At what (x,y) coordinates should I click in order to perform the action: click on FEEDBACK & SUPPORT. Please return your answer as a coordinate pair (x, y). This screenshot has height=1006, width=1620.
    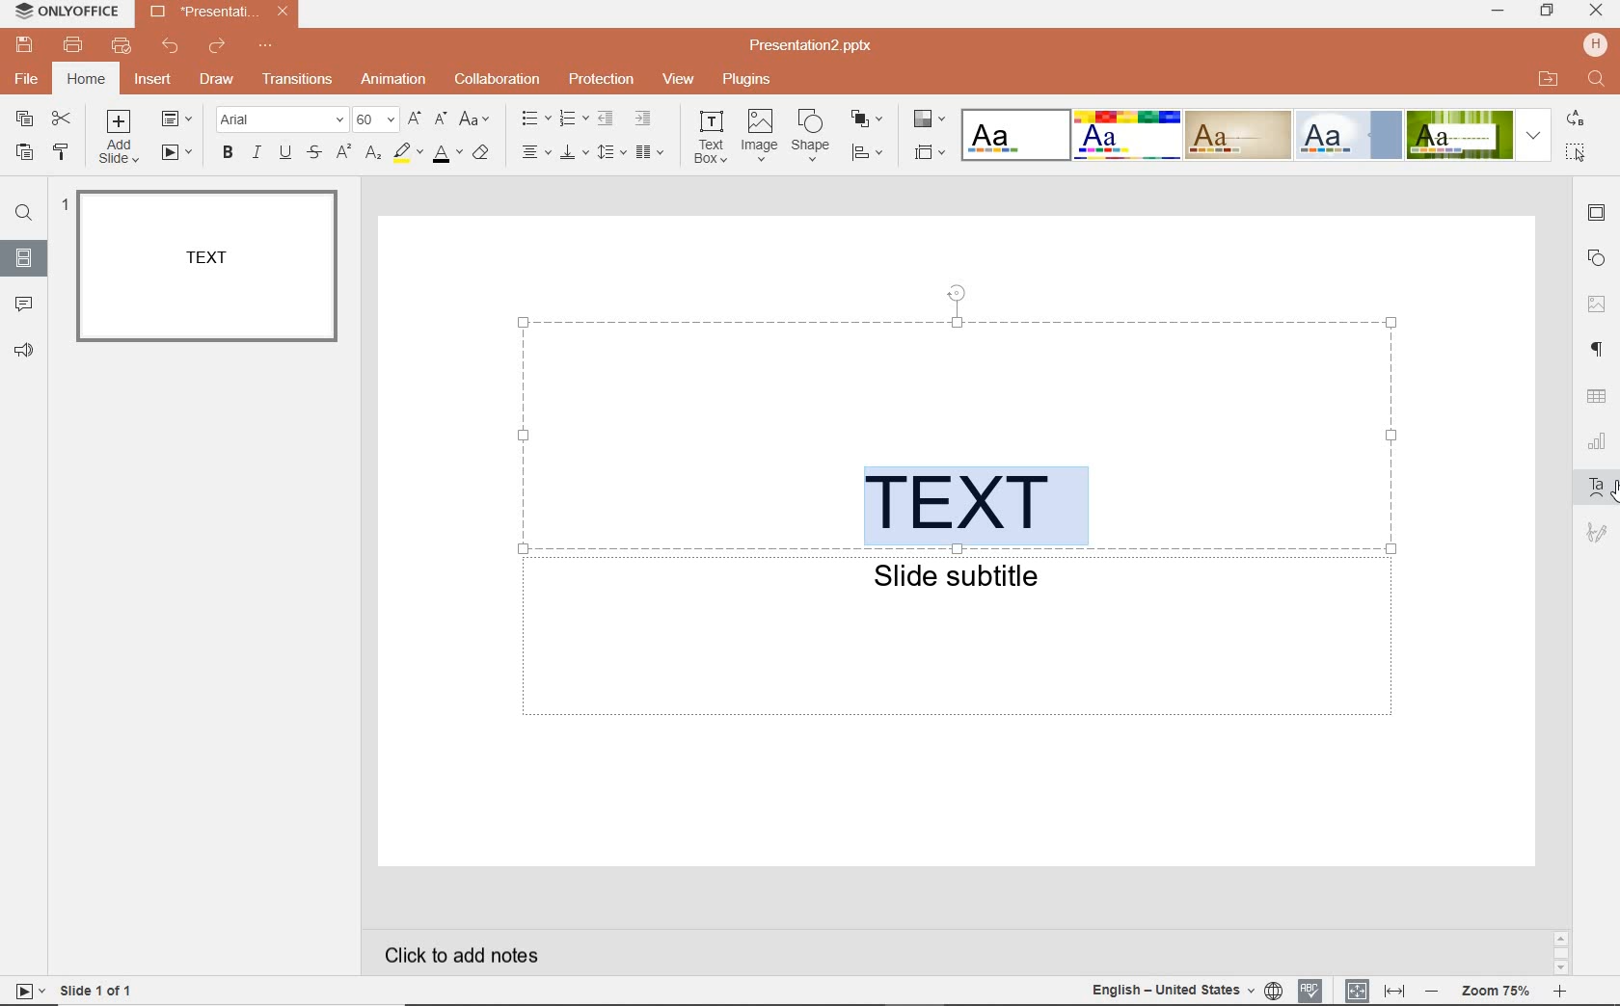
    Looking at the image, I should click on (25, 353).